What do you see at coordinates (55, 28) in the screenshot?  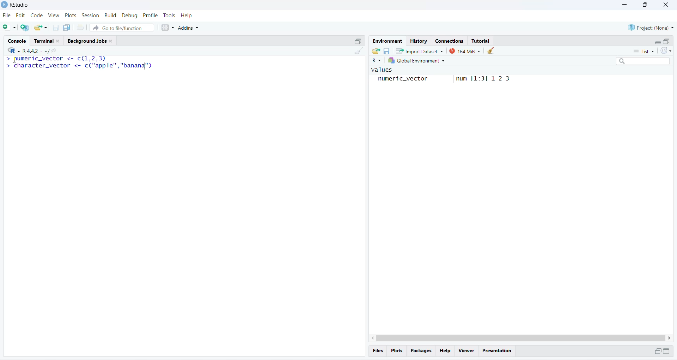 I see `save current document` at bounding box center [55, 28].